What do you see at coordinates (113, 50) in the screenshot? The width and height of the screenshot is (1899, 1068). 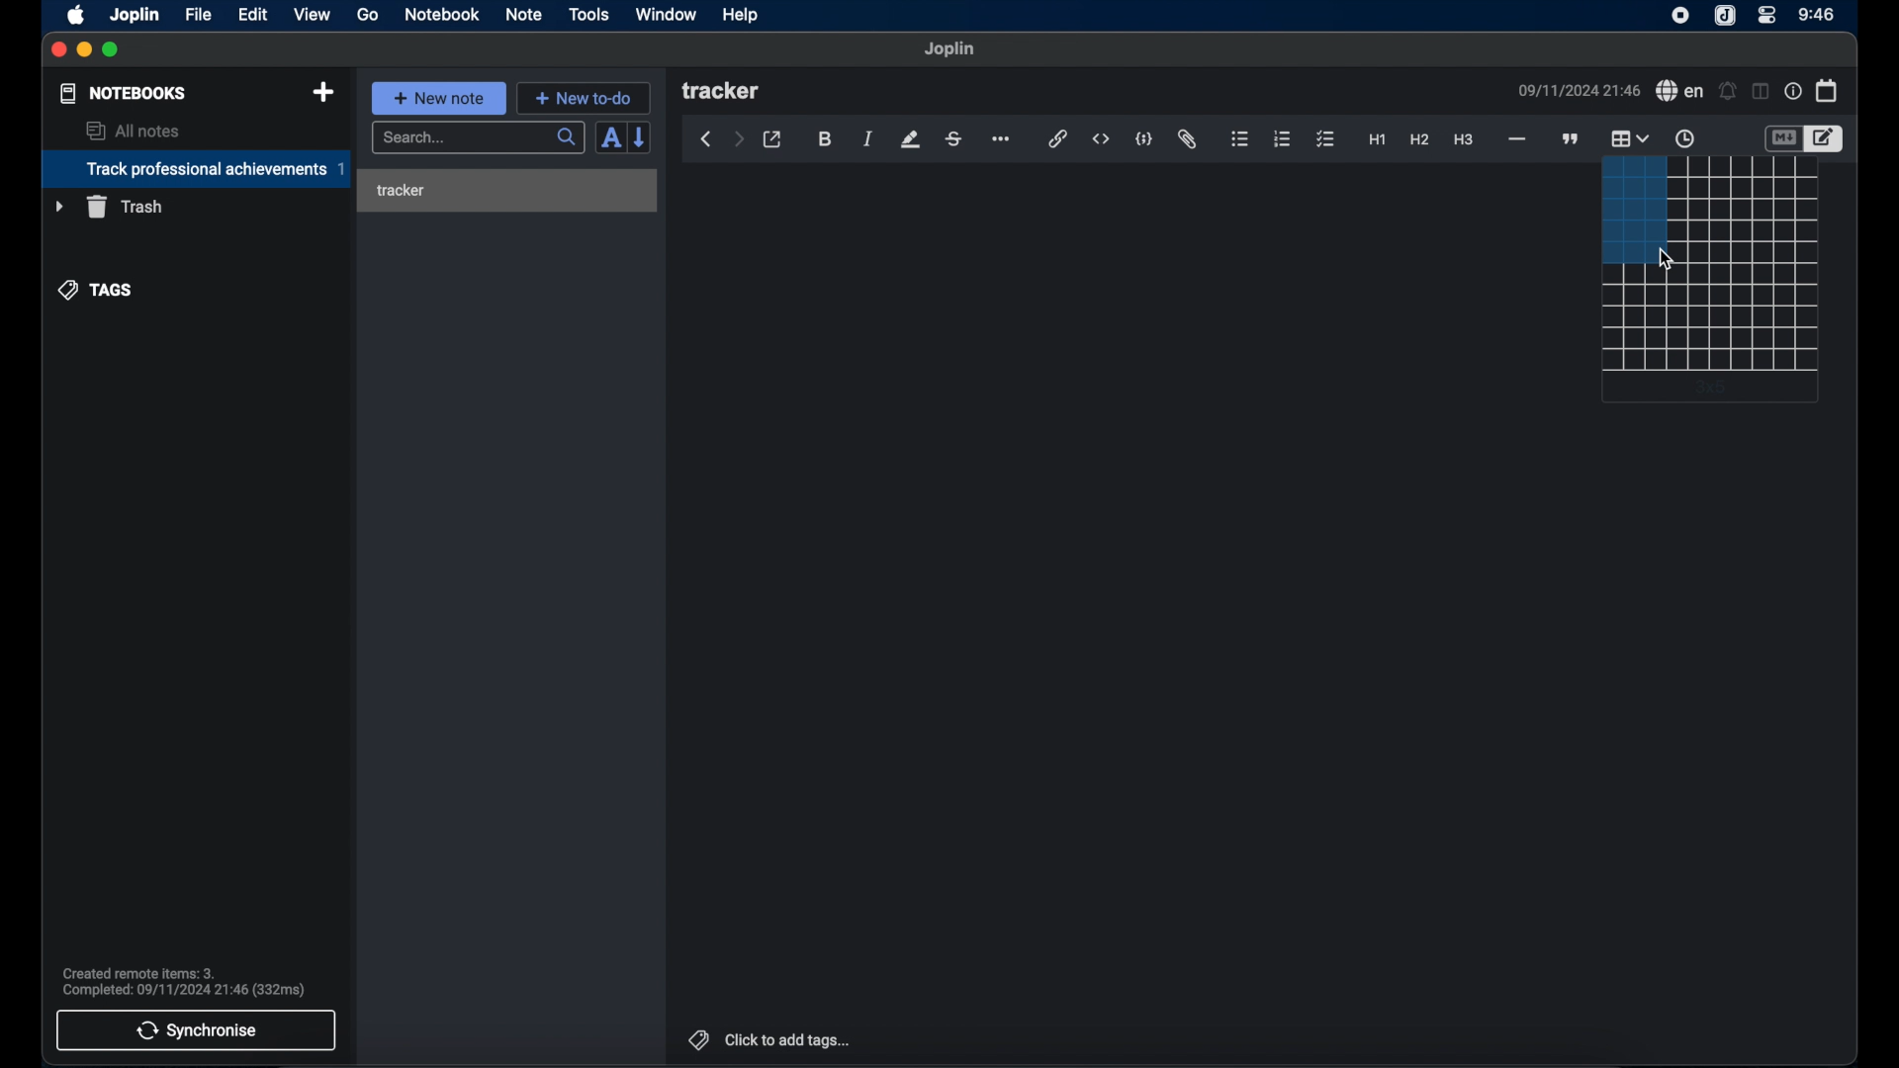 I see `maximize` at bounding box center [113, 50].